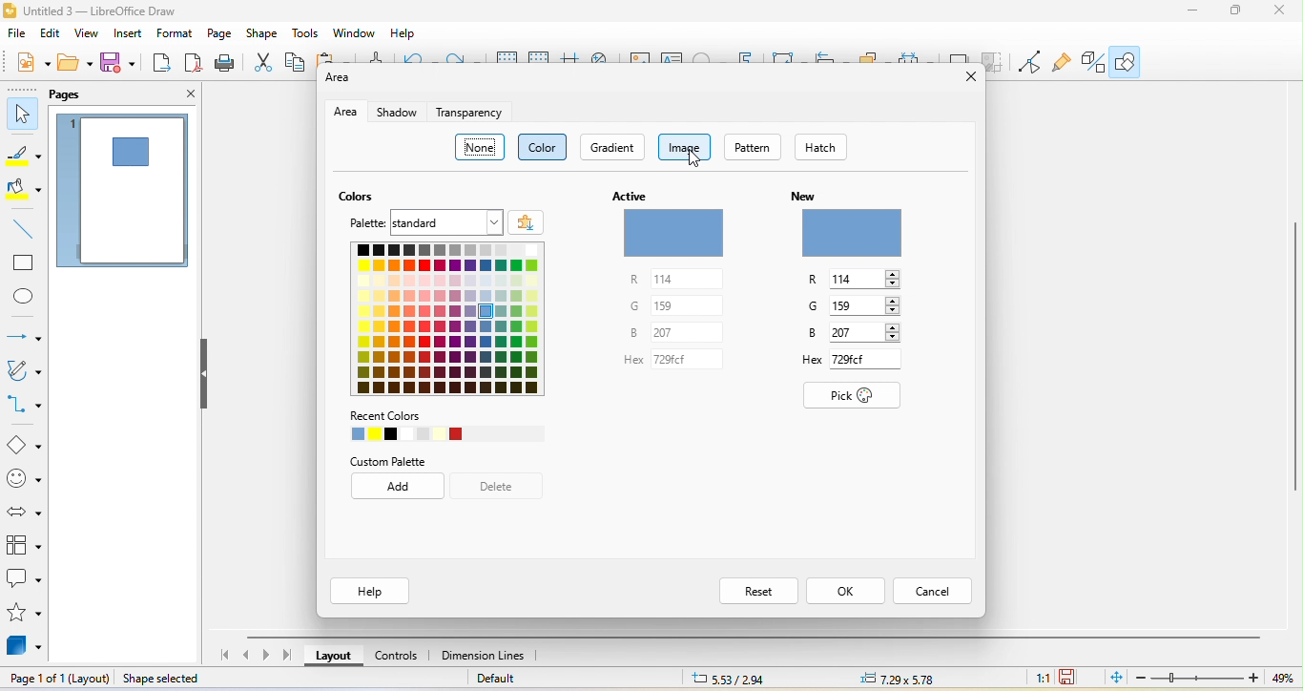 This screenshot has height=691, width=1303. What do you see at coordinates (757, 636) in the screenshot?
I see `horizontal scroll bar` at bounding box center [757, 636].